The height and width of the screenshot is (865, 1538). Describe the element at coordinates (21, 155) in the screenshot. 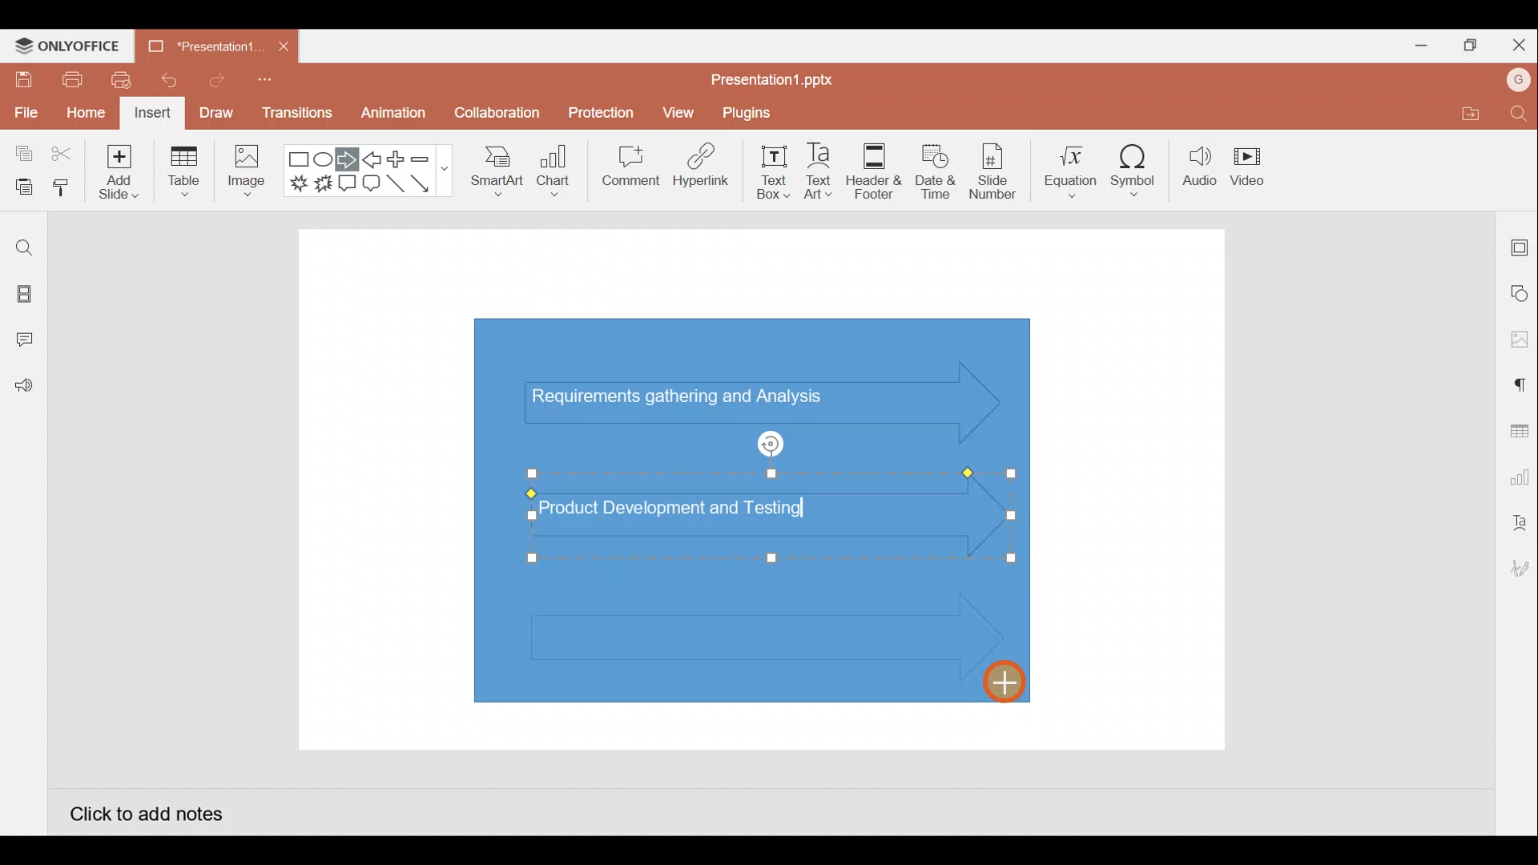

I see `Copy` at that location.